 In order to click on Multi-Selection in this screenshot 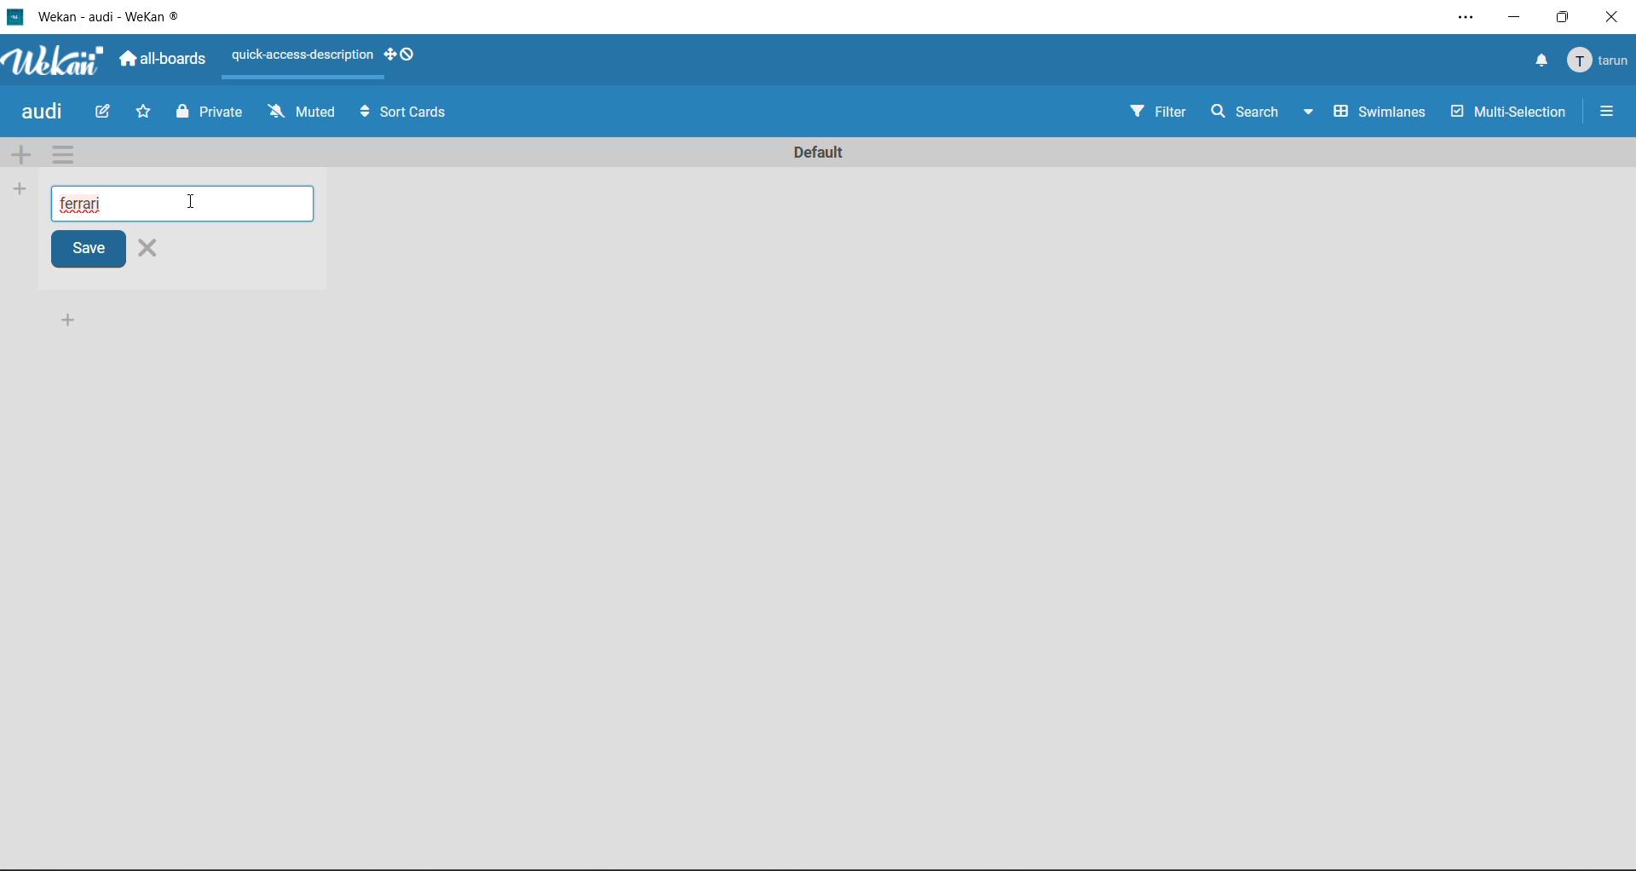, I will do `click(1512, 115)`.